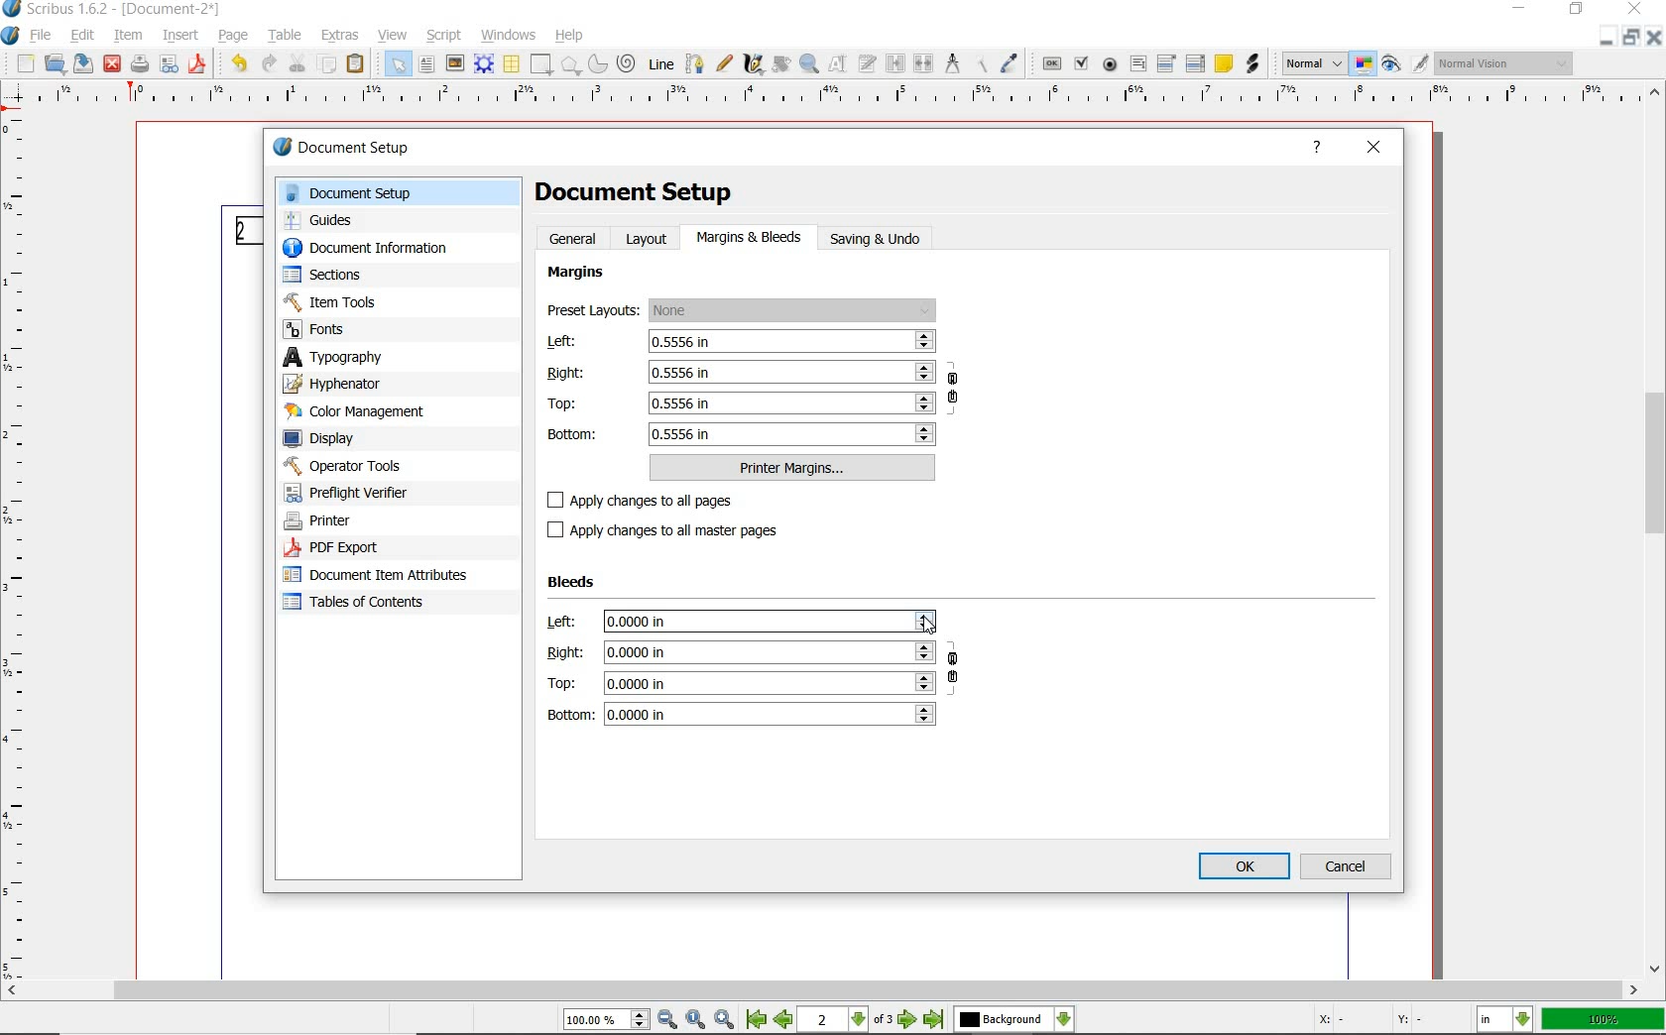 Image resolution: width=1666 pixels, height=1035 pixels. What do you see at coordinates (355, 66) in the screenshot?
I see `paste` at bounding box center [355, 66].